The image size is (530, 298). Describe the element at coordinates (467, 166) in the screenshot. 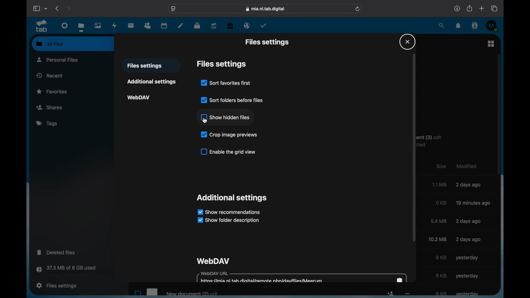

I see `modified` at that location.